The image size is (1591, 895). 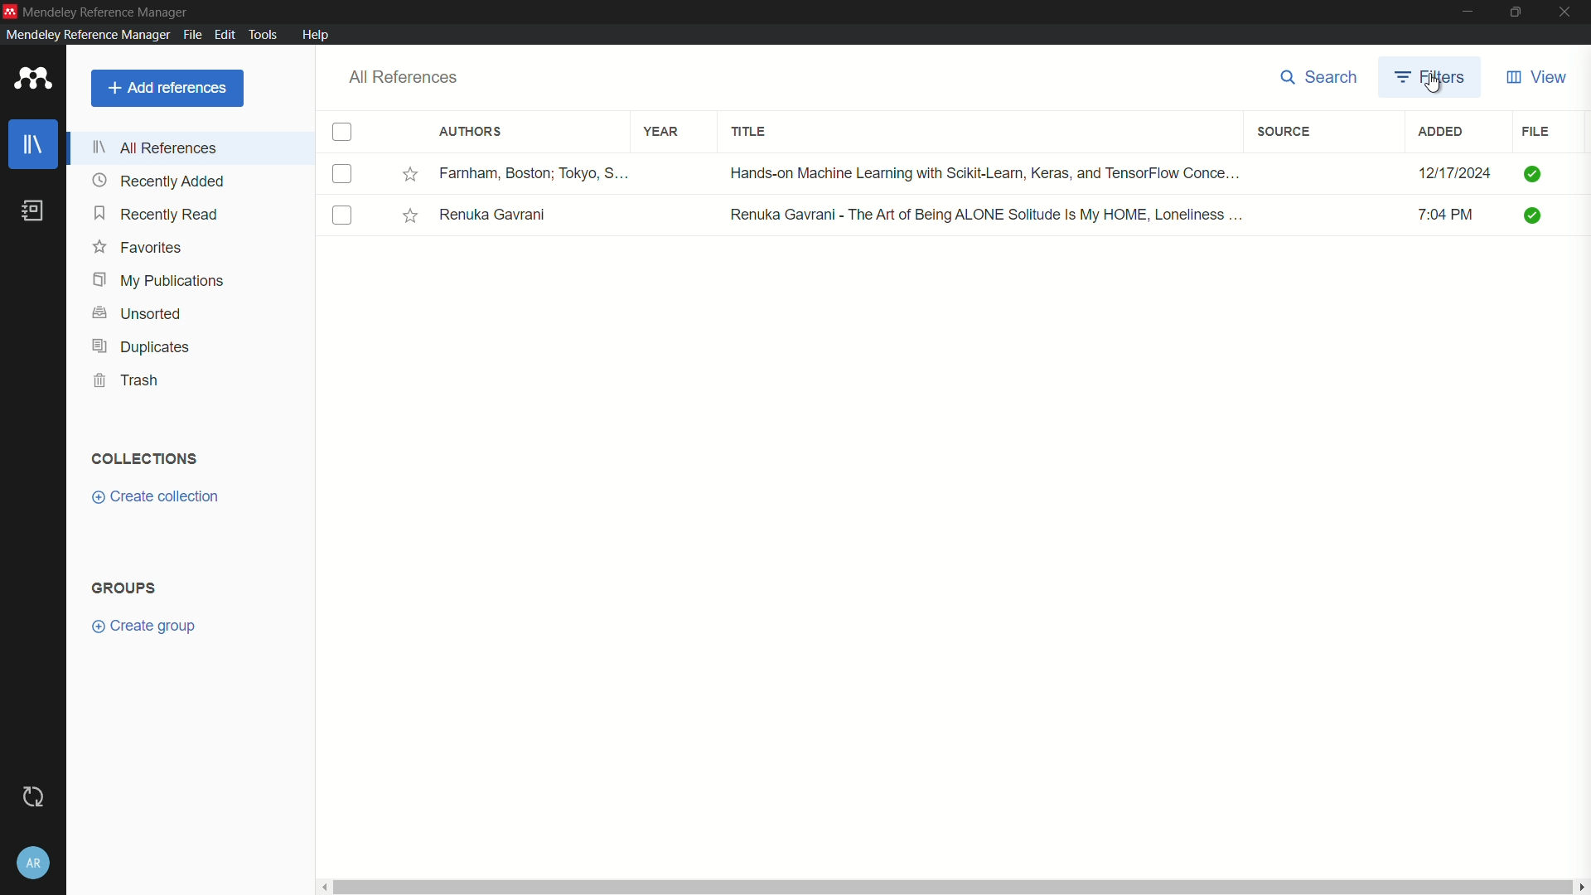 I want to click on Renuka Gavrani - The Art of Being ALONE Solitude Is My HOME, Loneliness ..., so click(x=989, y=216).